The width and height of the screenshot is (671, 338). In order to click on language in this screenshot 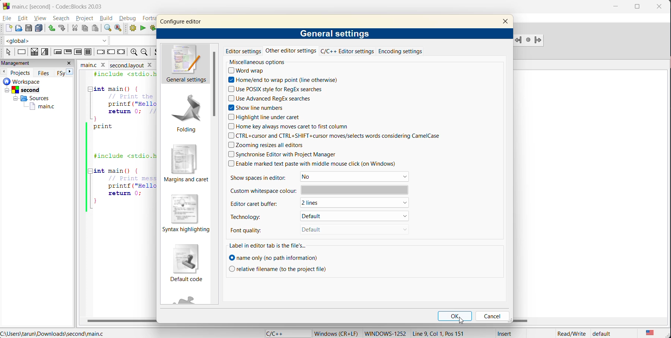, I will do `click(286, 333)`.